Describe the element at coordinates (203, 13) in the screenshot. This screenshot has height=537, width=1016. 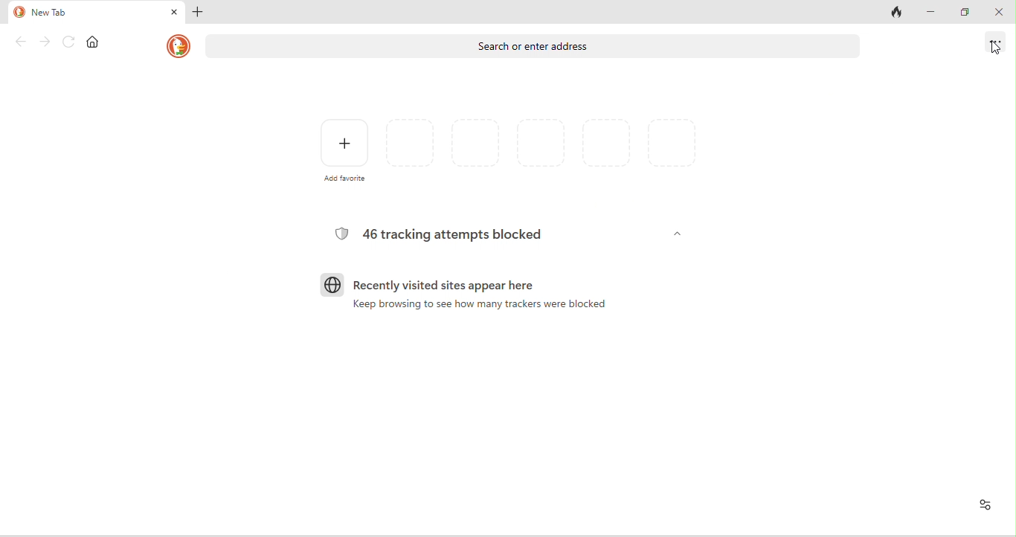
I see `add` at that location.